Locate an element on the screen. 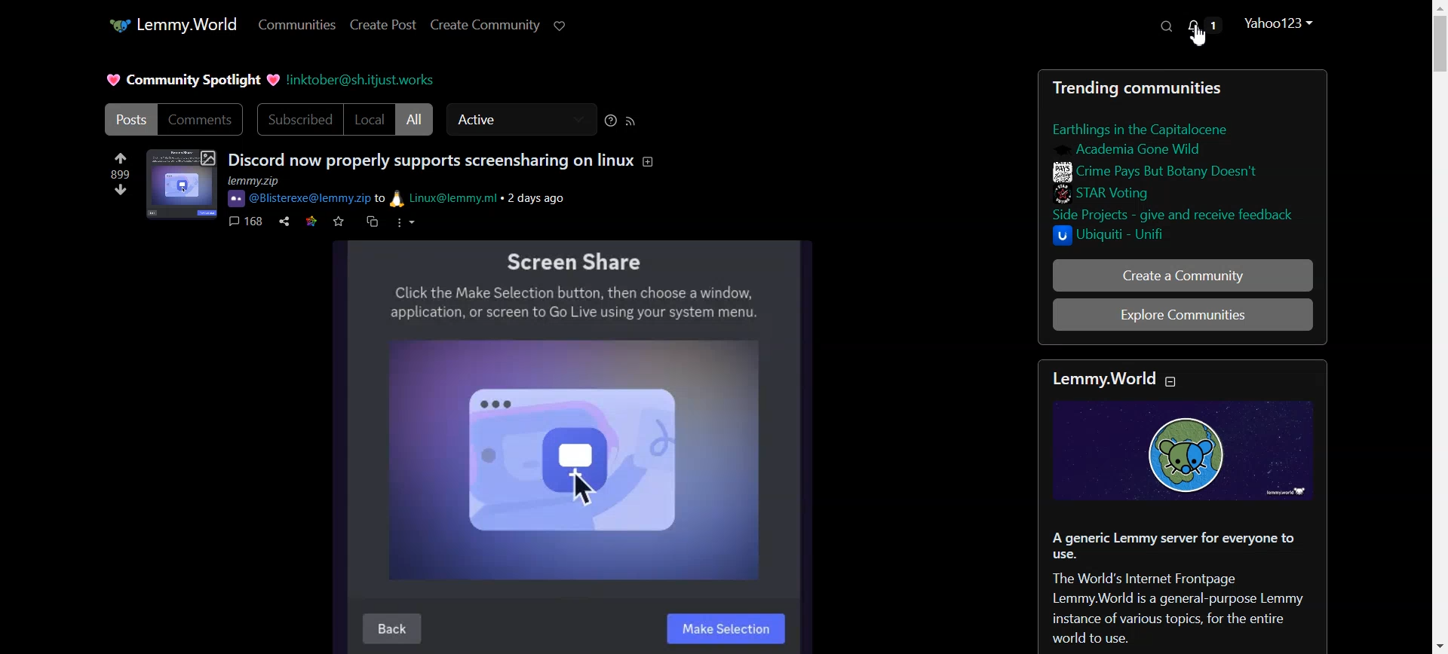 This screenshot has height=654, width=1448. Discord now properly supports screensharing on linux © is located at coordinates (432, 160).